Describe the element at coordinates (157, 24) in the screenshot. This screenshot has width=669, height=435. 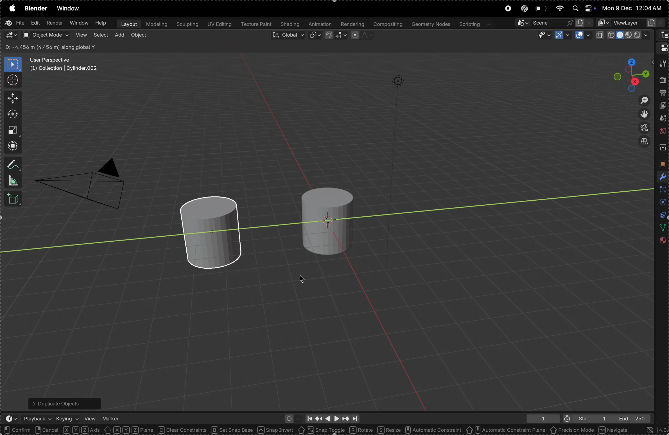
I see `modelling` at that location.